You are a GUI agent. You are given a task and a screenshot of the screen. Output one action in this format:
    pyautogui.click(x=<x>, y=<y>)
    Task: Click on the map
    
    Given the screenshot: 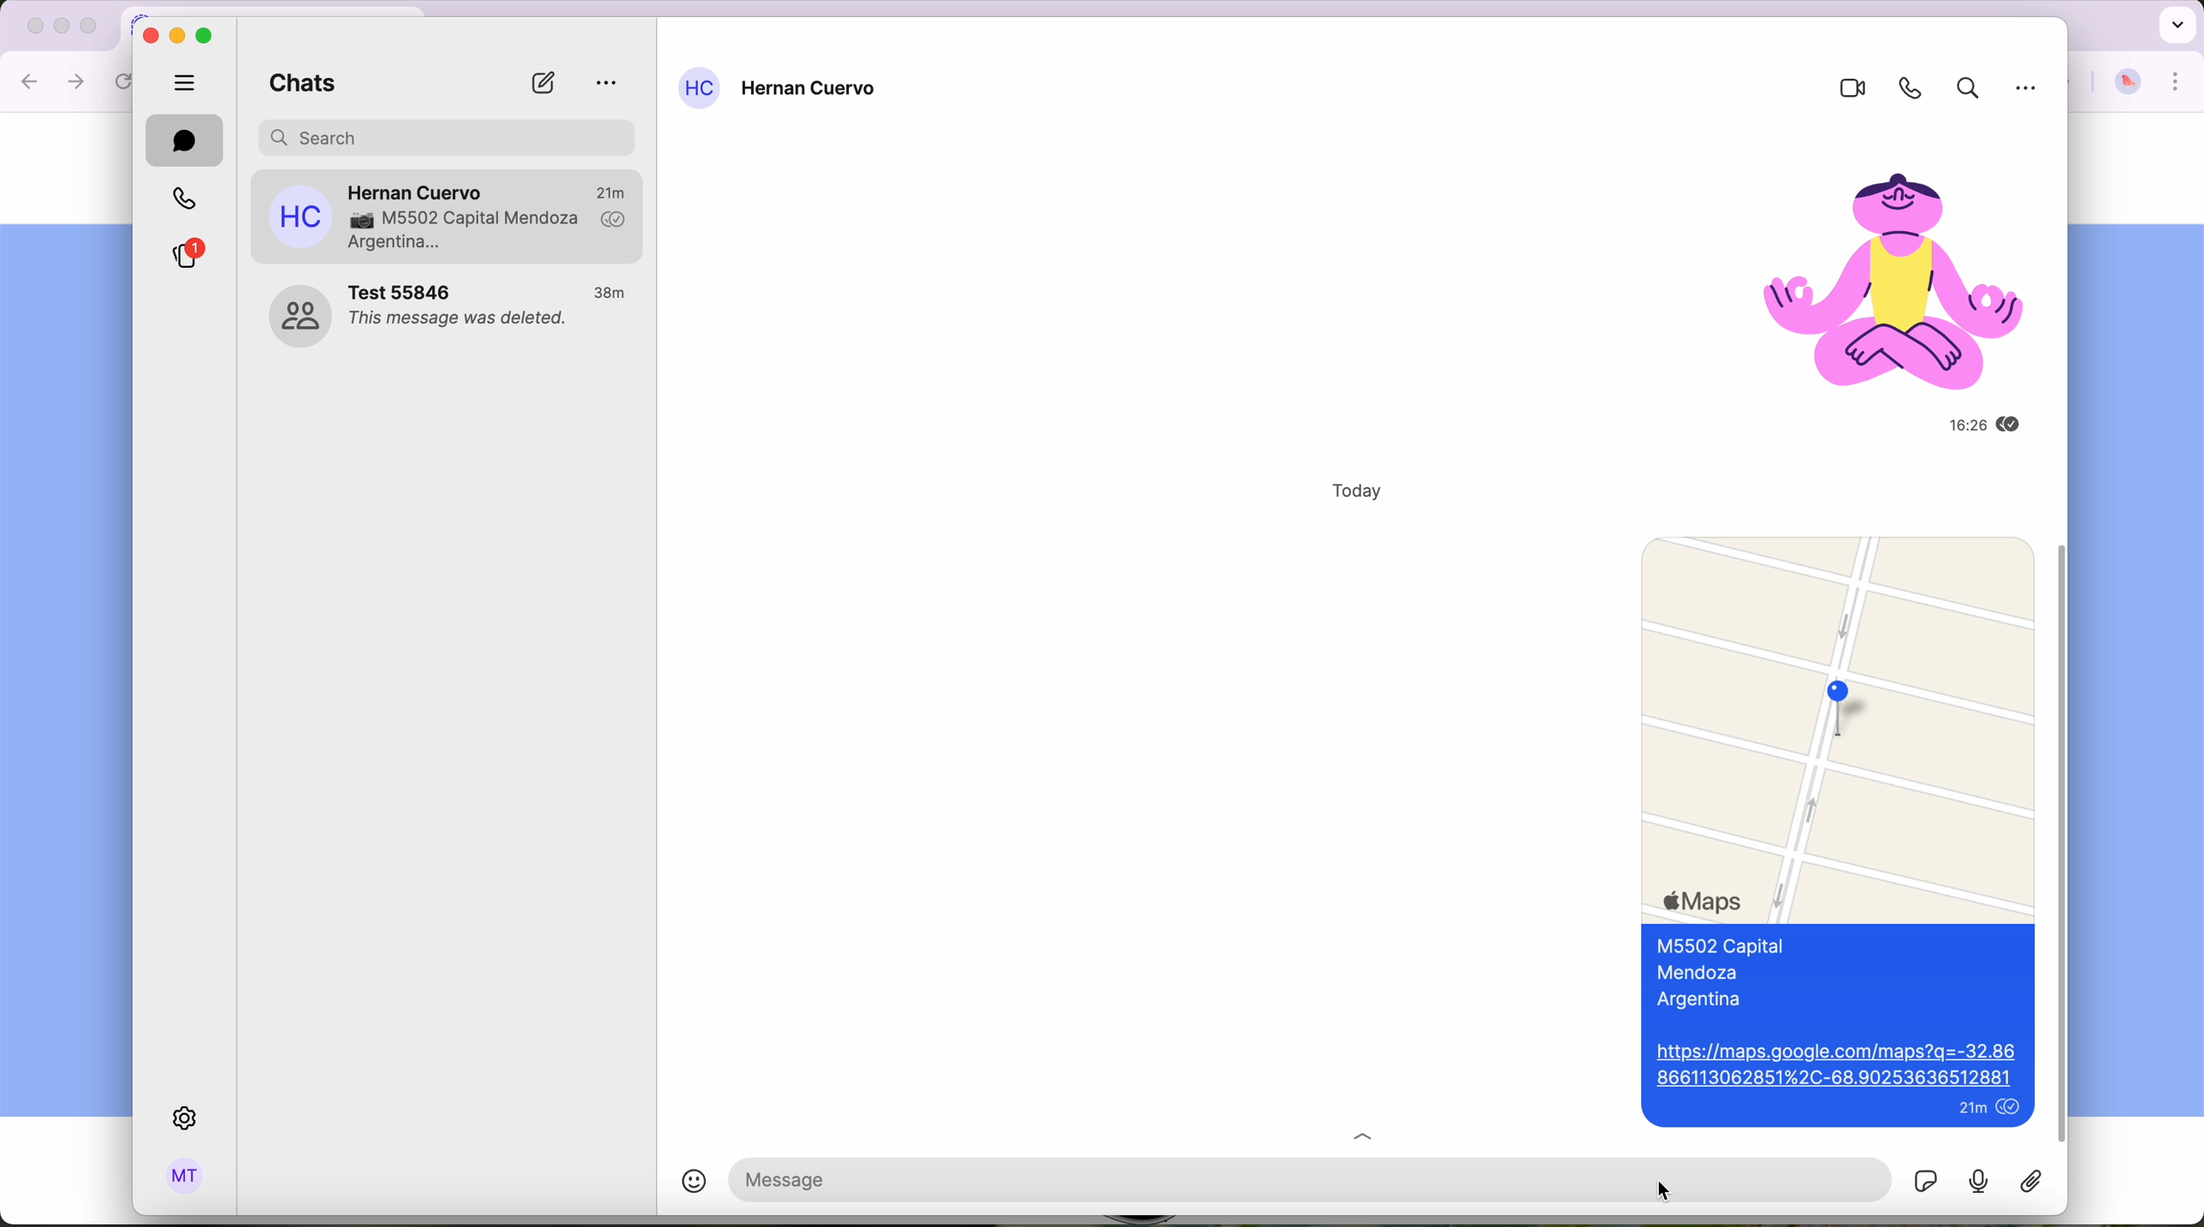 What is the action you would take?
    pyautogui.click(x=1837, y=724)
    